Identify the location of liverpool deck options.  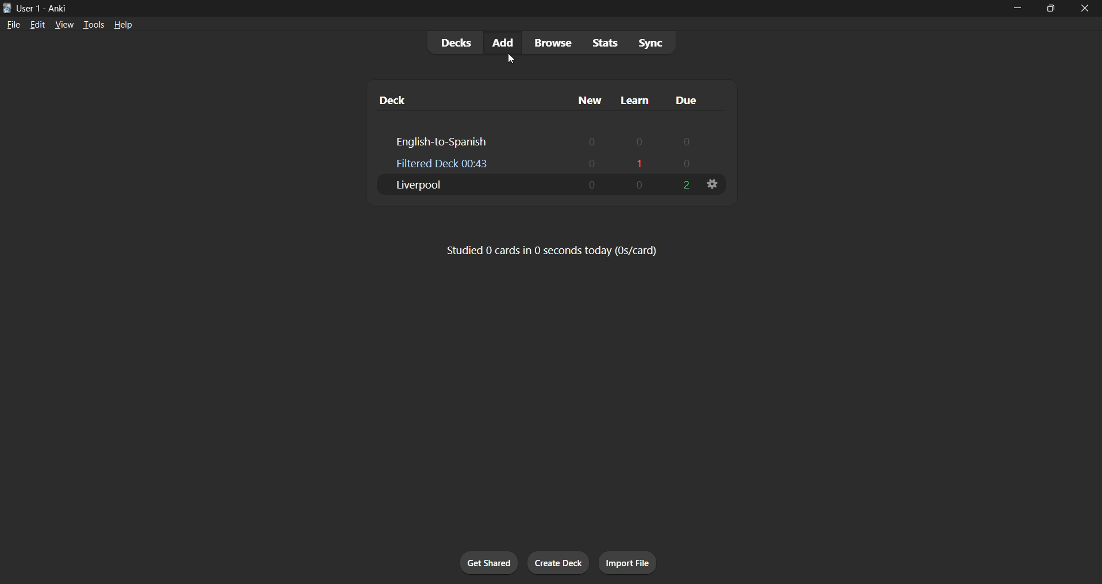
(712, 185).